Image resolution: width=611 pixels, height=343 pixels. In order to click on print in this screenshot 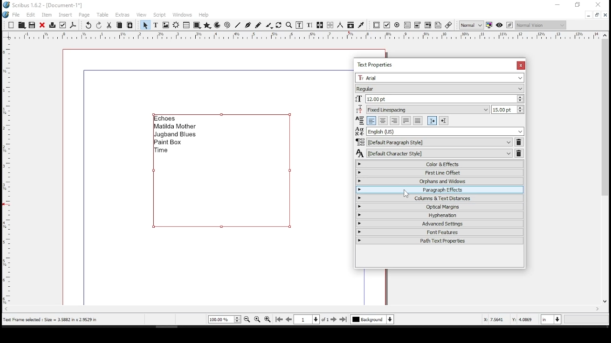, I will do `click(53, 24)`.